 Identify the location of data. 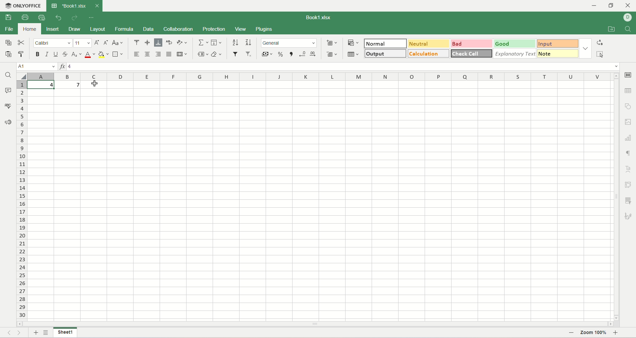
(148, 29).